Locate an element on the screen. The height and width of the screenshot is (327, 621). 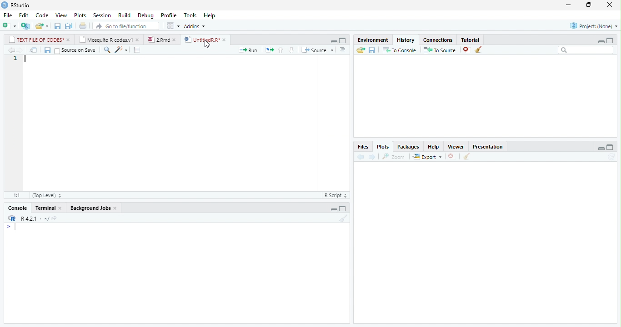
compile report is located at coordinates (137, 50).